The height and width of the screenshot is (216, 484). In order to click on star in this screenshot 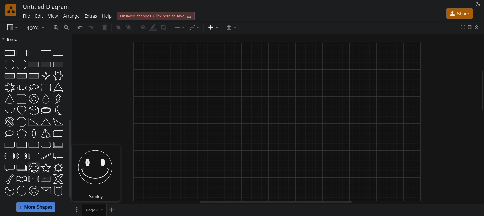, I will do `click(46, 168)`.